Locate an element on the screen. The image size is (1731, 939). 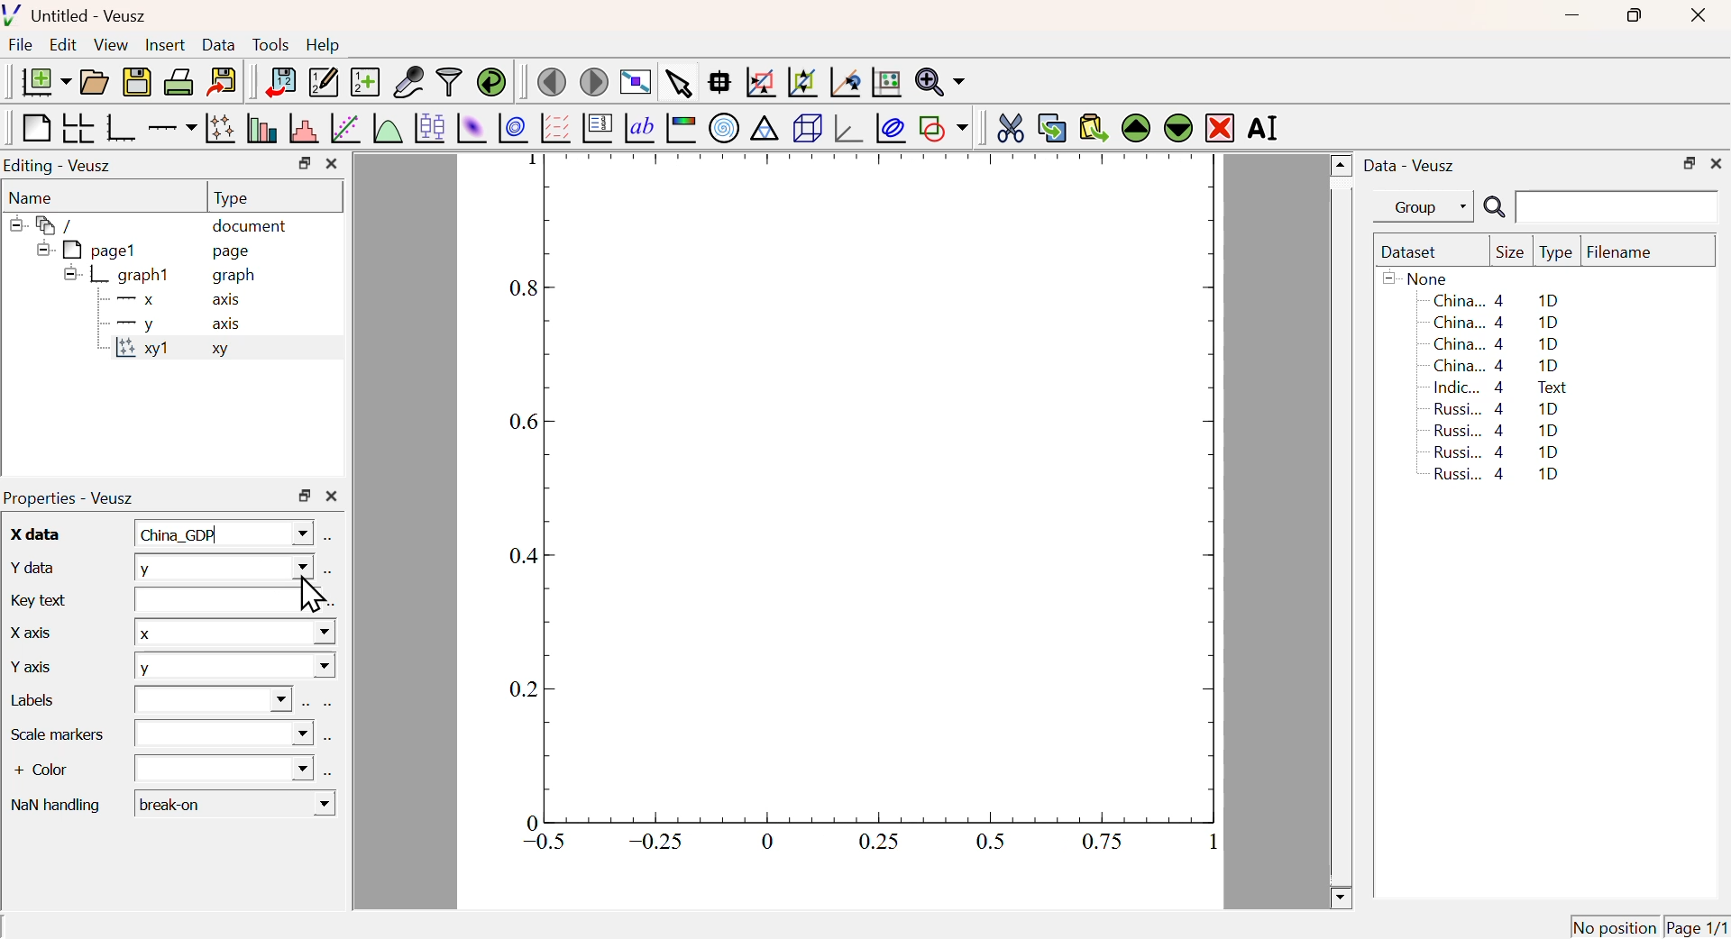
Untitled - Veusz is located at coordinates (79, 17).